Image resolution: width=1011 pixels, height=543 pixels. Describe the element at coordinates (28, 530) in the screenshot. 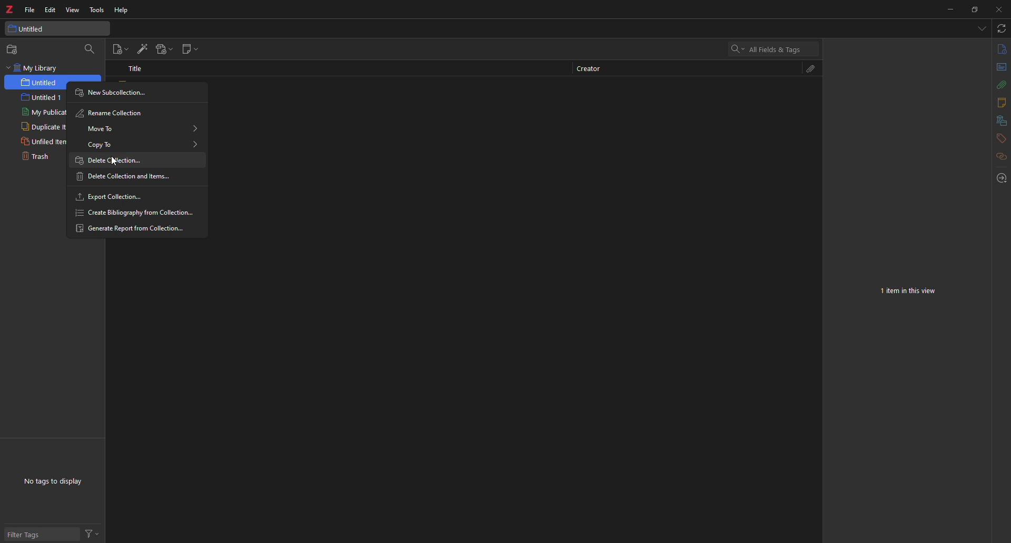

I see `filter tags` at that location.